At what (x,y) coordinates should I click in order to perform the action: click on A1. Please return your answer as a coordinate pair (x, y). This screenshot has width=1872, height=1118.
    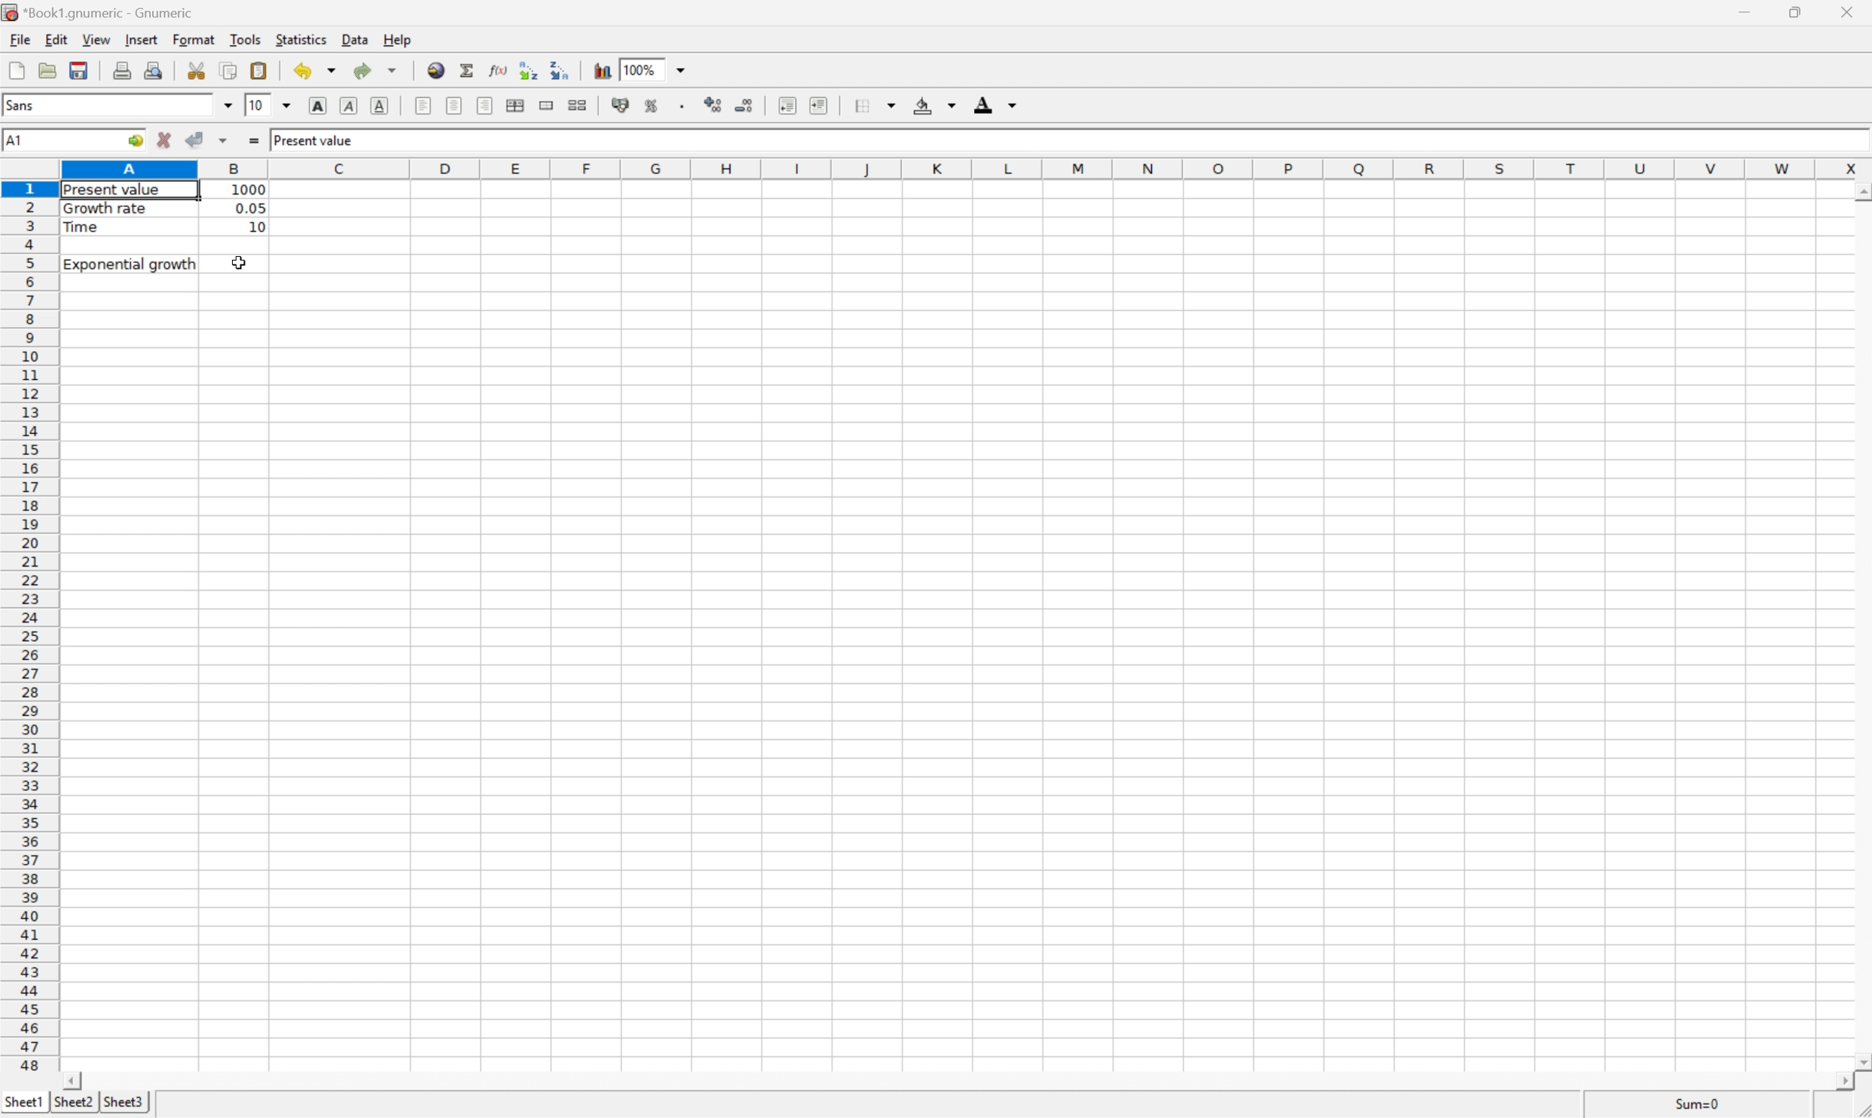
    Looking at the image, I should click on (17, 139).